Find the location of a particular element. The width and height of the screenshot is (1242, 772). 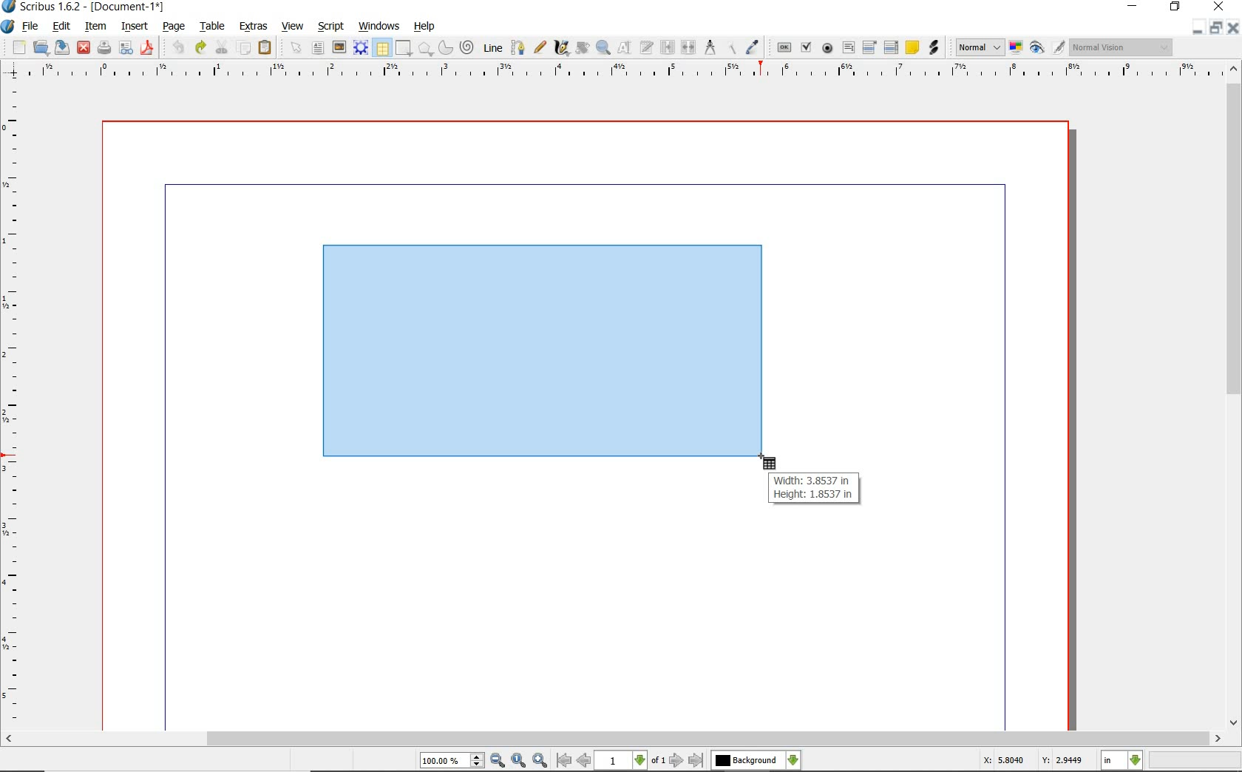

freehand line is located at coordinates (541, 48).